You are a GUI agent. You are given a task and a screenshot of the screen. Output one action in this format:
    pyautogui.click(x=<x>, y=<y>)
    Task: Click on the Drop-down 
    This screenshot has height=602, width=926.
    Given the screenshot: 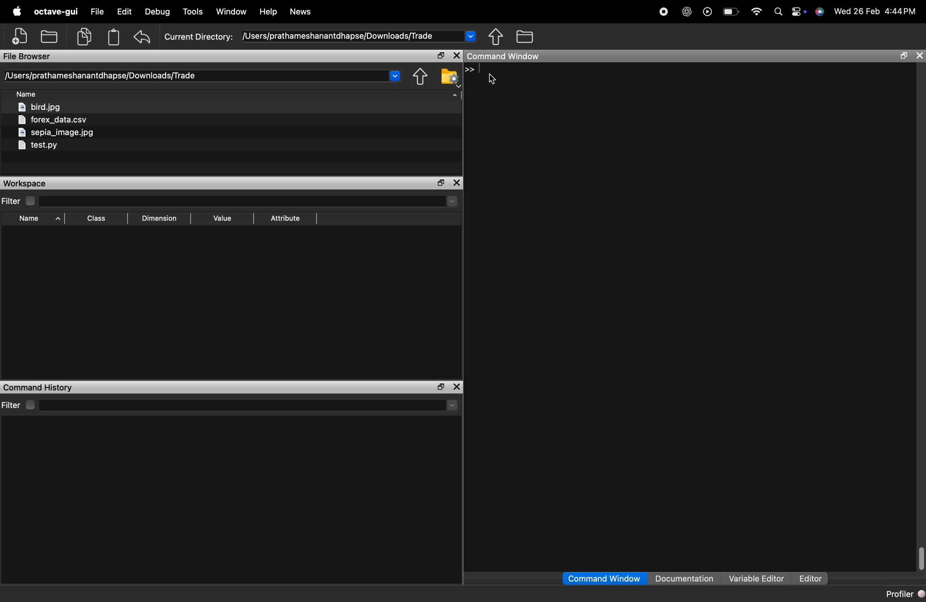 What is the action you would take?
    pyautogui.click(x=470, y=35)
    